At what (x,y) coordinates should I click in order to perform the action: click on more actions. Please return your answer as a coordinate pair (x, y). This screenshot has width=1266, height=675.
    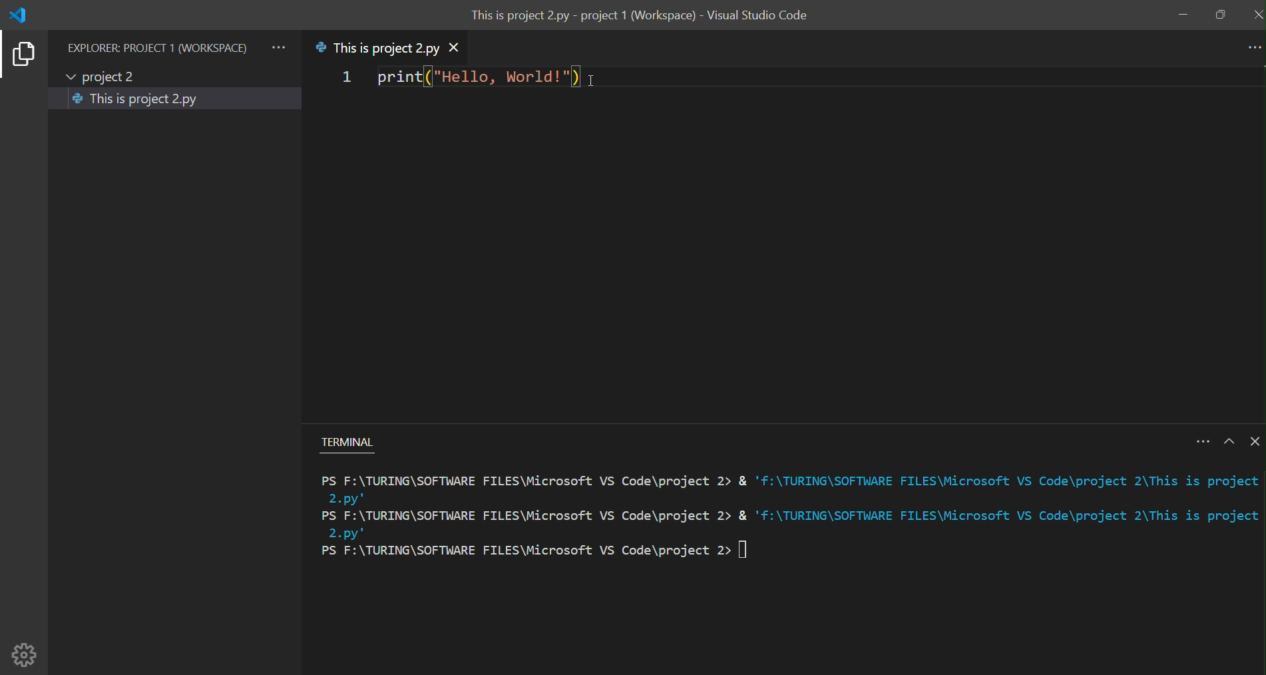
    Looking at the image, I should click on (1251, 49).